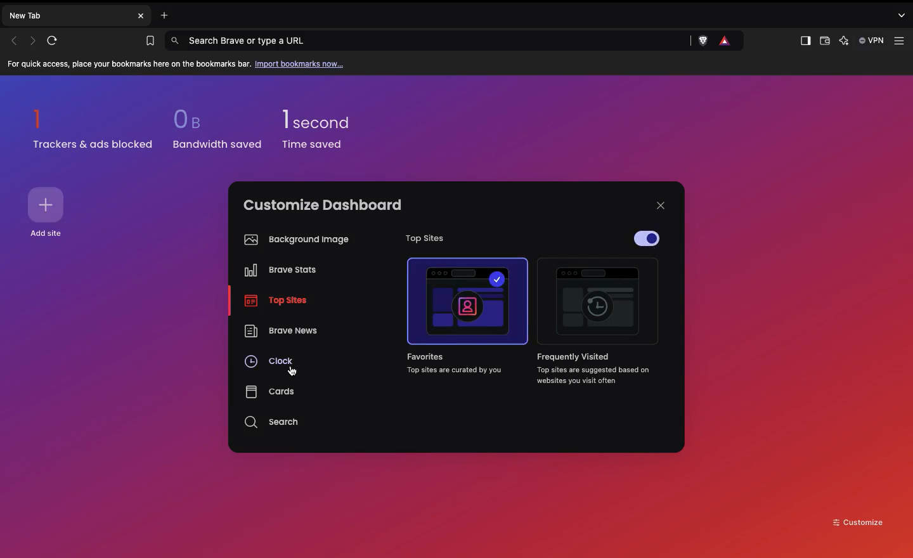  I want to click on Customize dashboard, so click(323, 205).